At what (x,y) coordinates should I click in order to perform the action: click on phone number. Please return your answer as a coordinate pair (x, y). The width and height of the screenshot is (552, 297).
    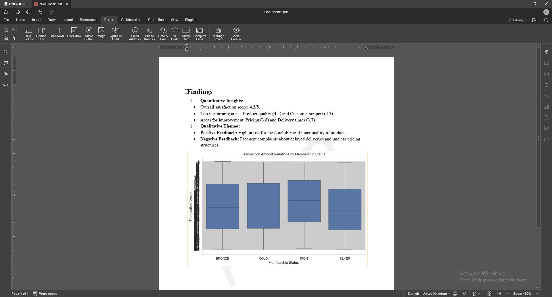
    Looking at the image, I should click on (150, 34).